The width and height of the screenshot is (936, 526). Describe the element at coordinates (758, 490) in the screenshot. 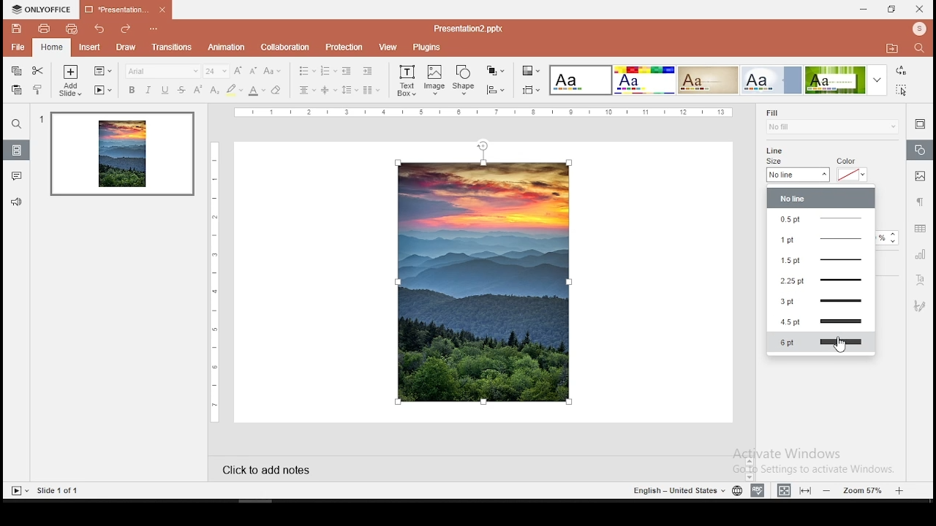

I see `spell check` at that location.